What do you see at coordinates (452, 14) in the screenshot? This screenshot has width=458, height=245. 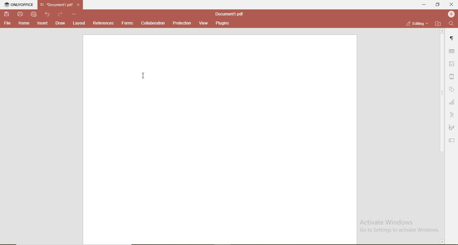 I see `profile` at bounding box center [452, 14].